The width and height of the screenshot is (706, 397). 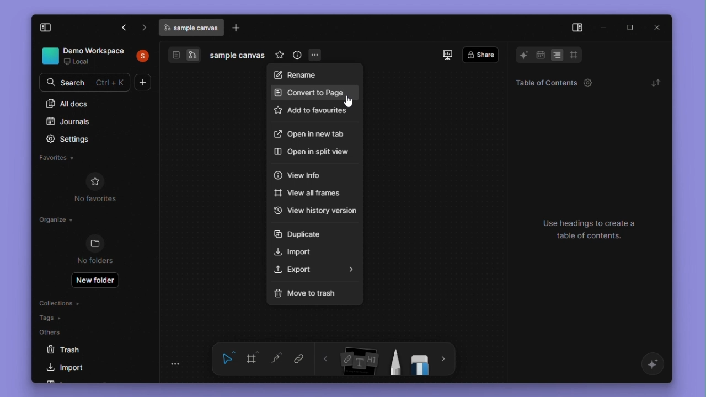 I want to click on table of contents, so click(x=550, y=82).